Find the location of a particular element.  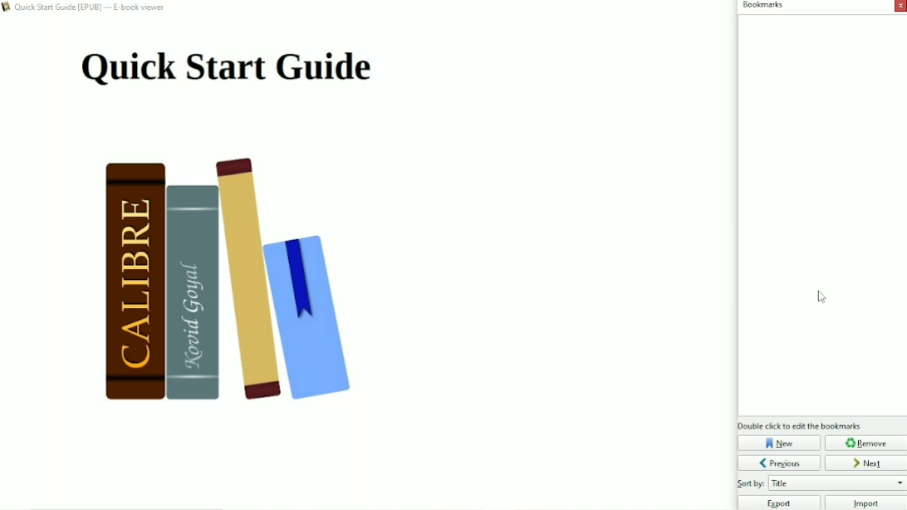

Remove is located at coordinates (867, 444).